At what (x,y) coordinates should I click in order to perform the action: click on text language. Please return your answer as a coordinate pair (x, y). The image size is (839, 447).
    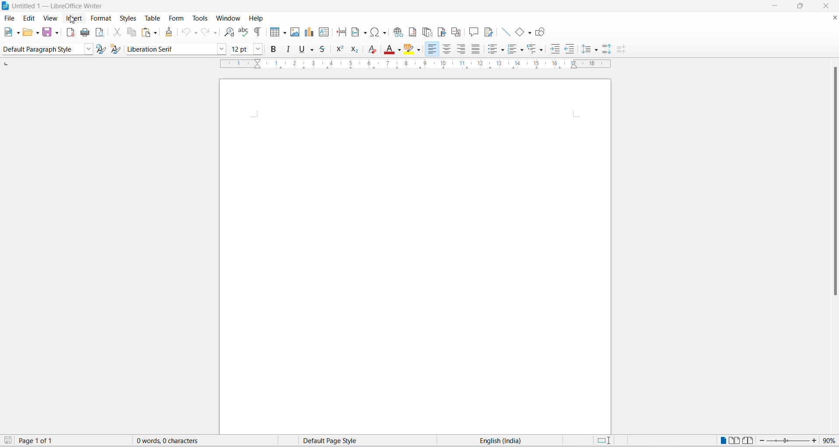
    Looking at the image, I should click on (502, 440).